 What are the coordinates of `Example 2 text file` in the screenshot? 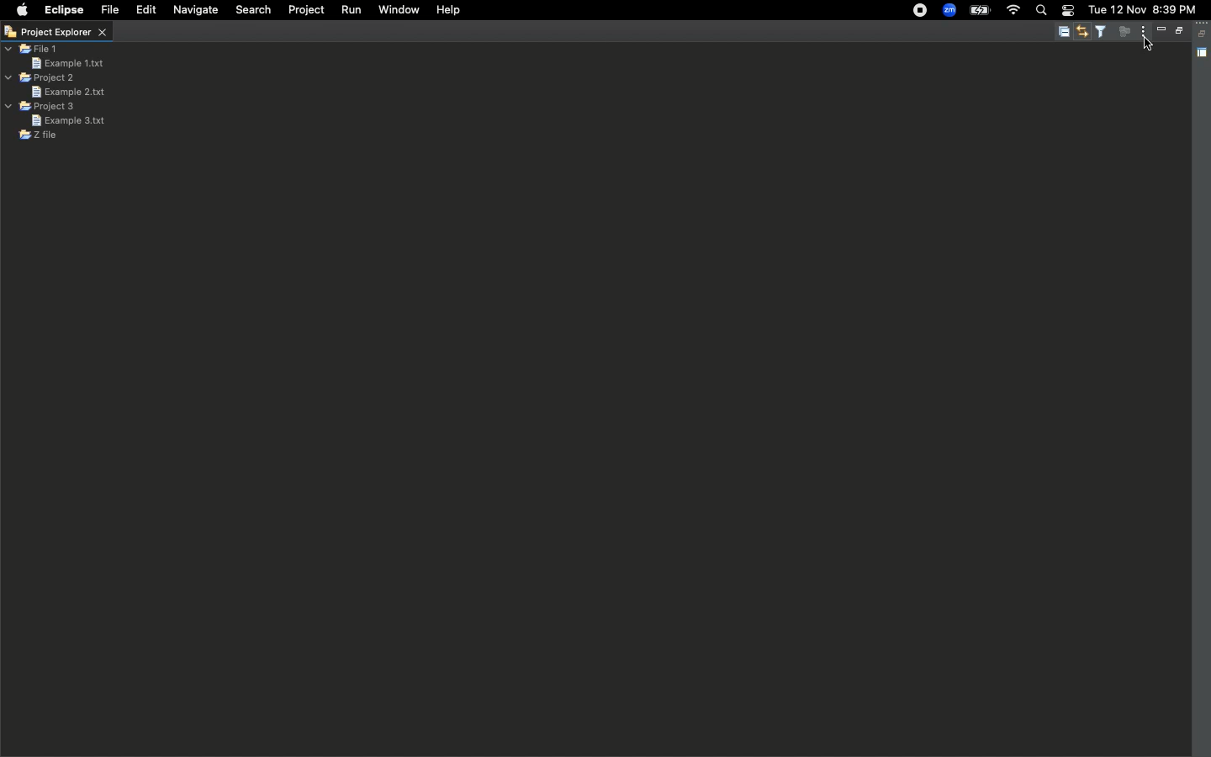 It's located at (67, 92).